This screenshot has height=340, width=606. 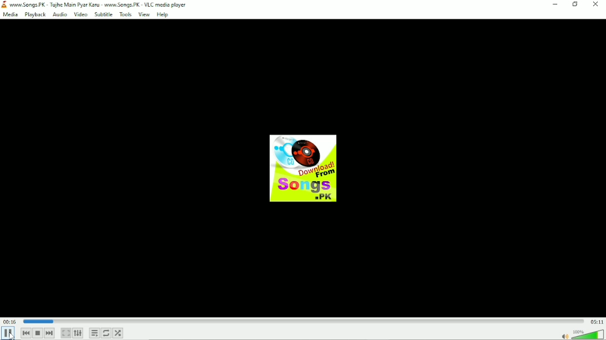 I want to click on Next, so click(x=50, y=333).